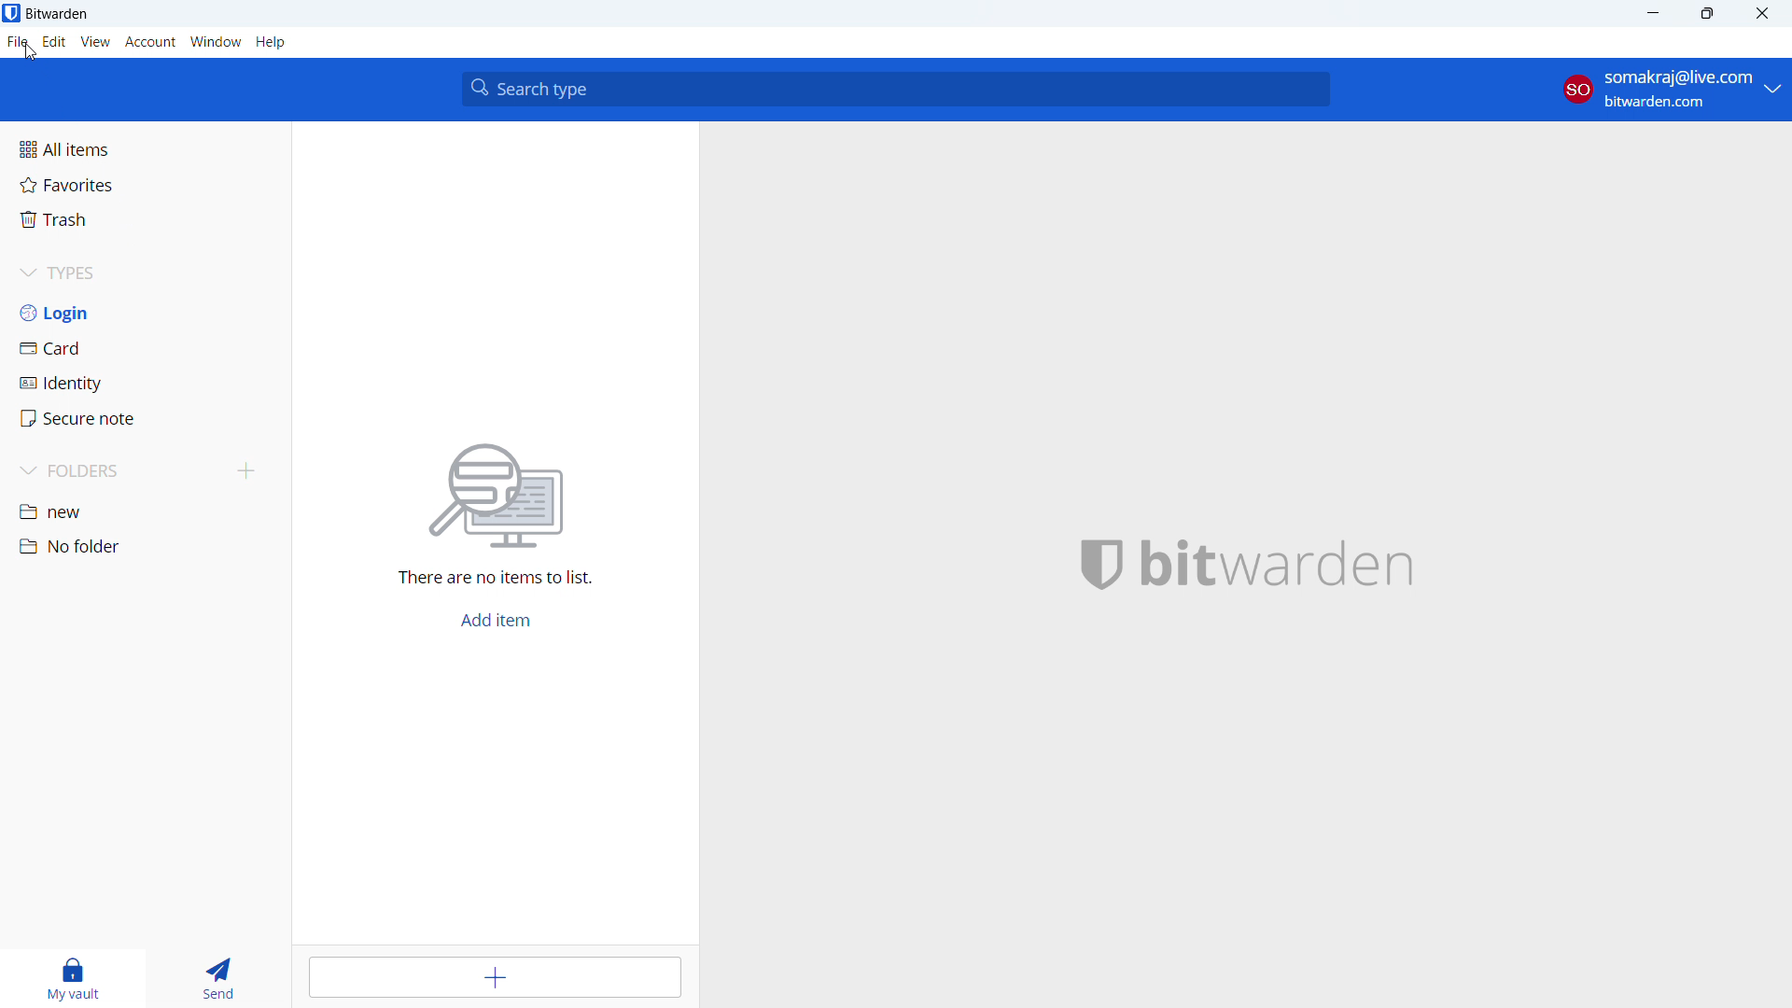 Image resolution: width=1792 pixels, height=1008 pixels. I want to click on There are no items to list., so click(497, 581).